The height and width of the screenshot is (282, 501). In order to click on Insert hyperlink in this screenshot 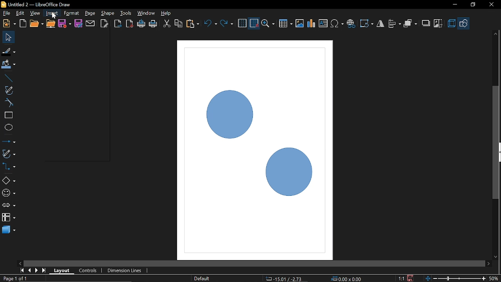, I will do `click(351, 23)`.